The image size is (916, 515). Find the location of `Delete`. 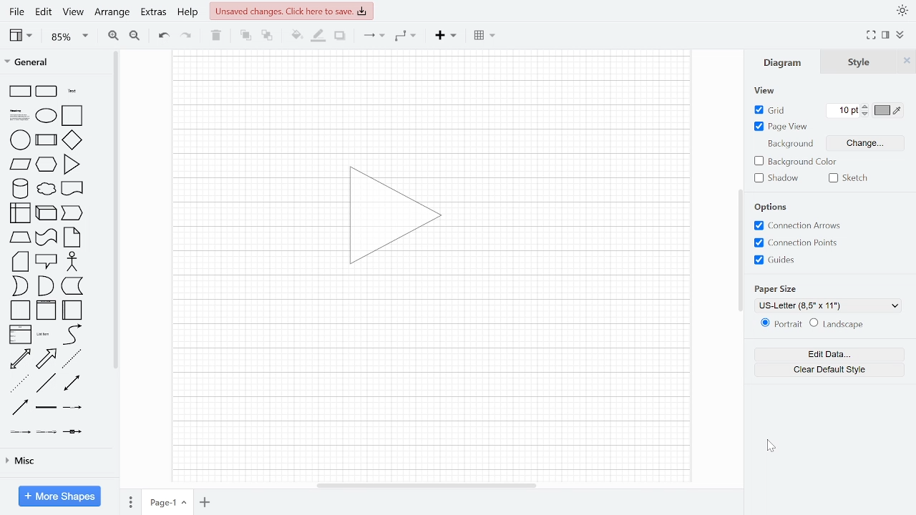

Delete is located at coordinates (216, 36).